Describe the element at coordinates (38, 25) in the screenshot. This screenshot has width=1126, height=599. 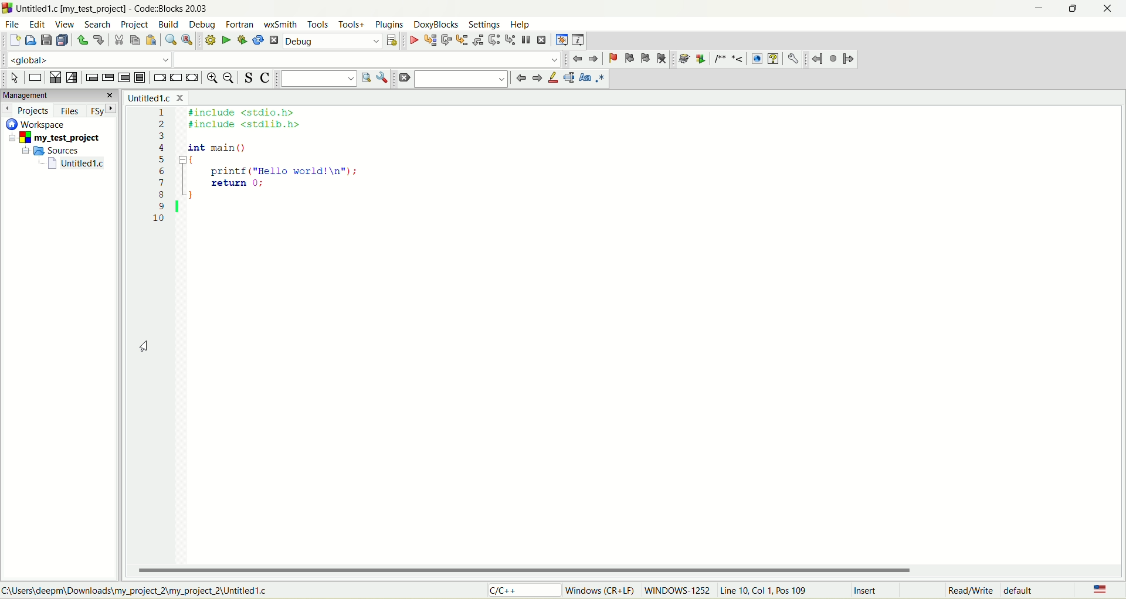
I see `edit` at that location.